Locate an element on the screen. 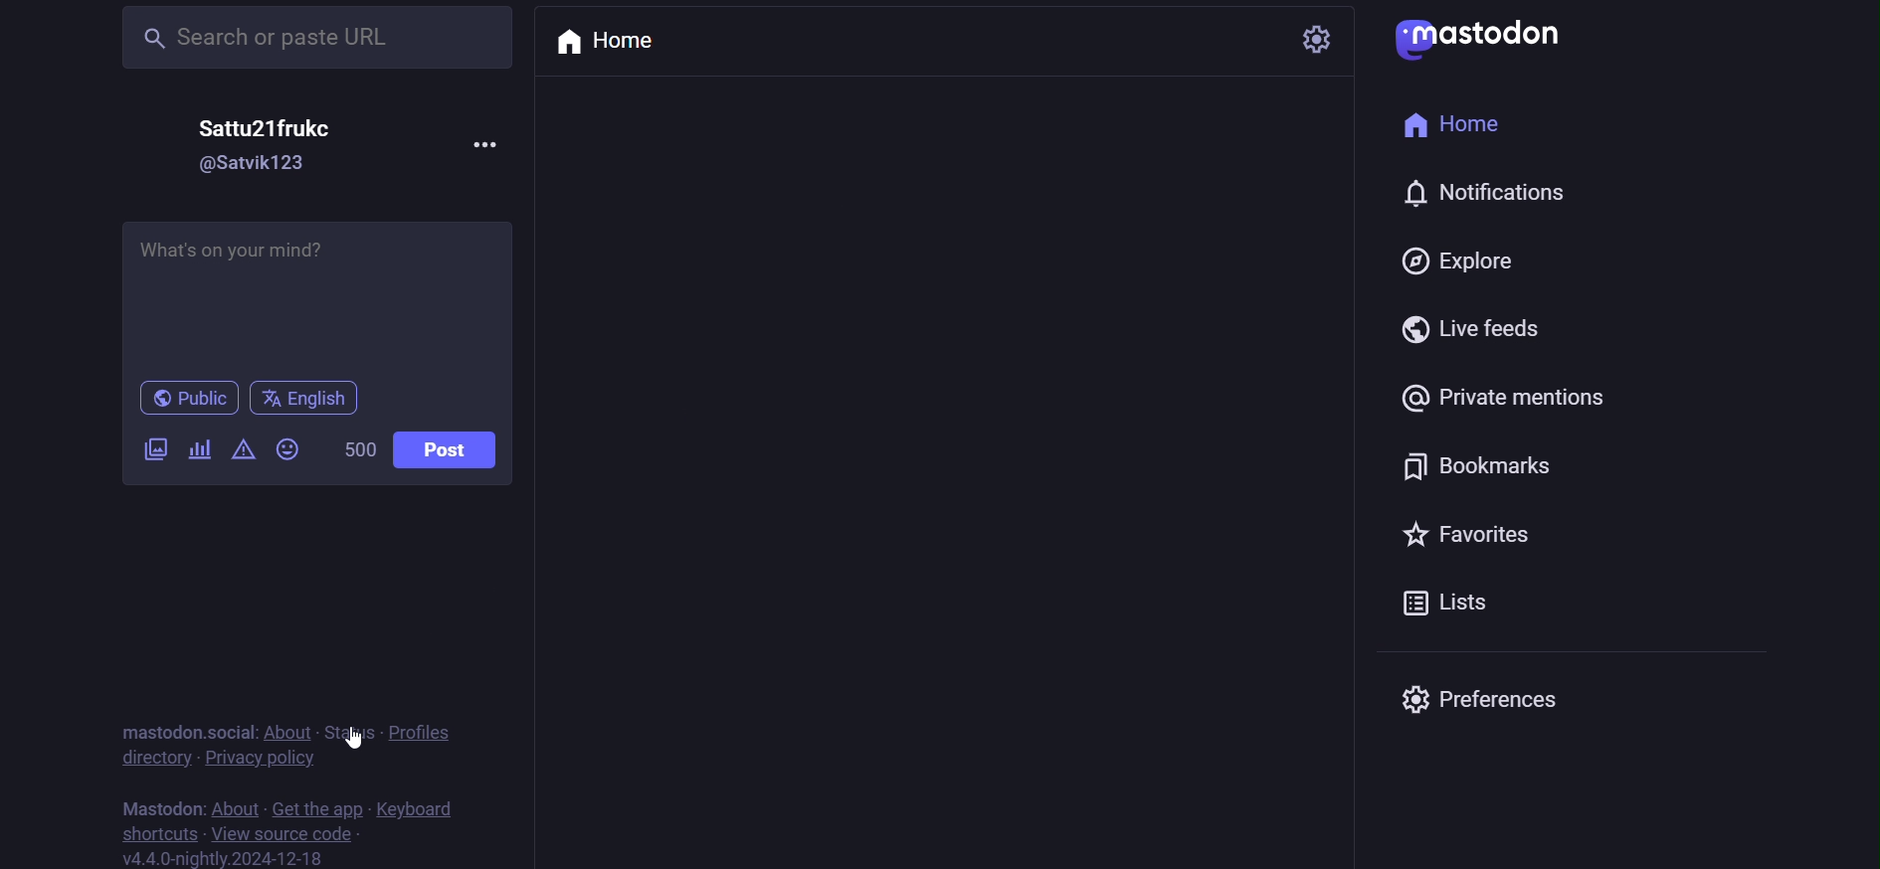  image/video is located at coordinates (152, 448).